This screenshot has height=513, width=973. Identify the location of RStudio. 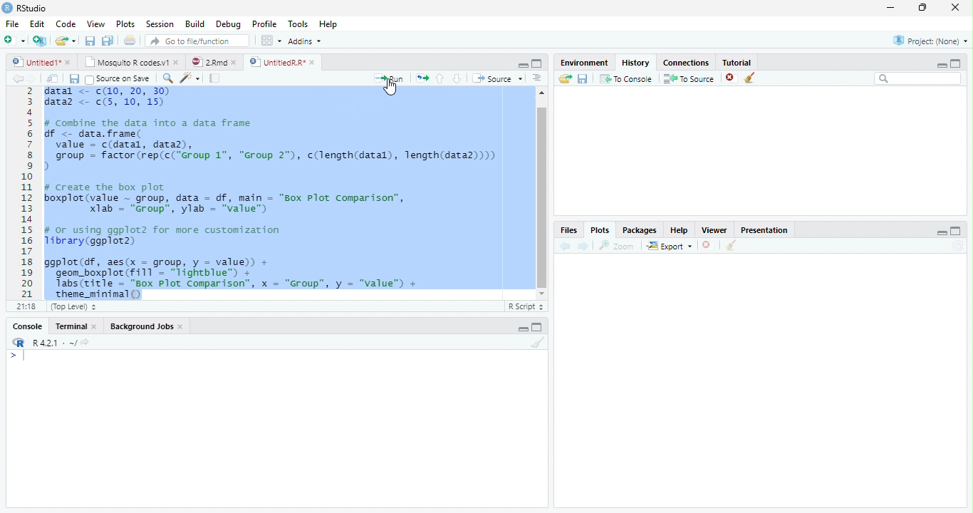
(25, 9).